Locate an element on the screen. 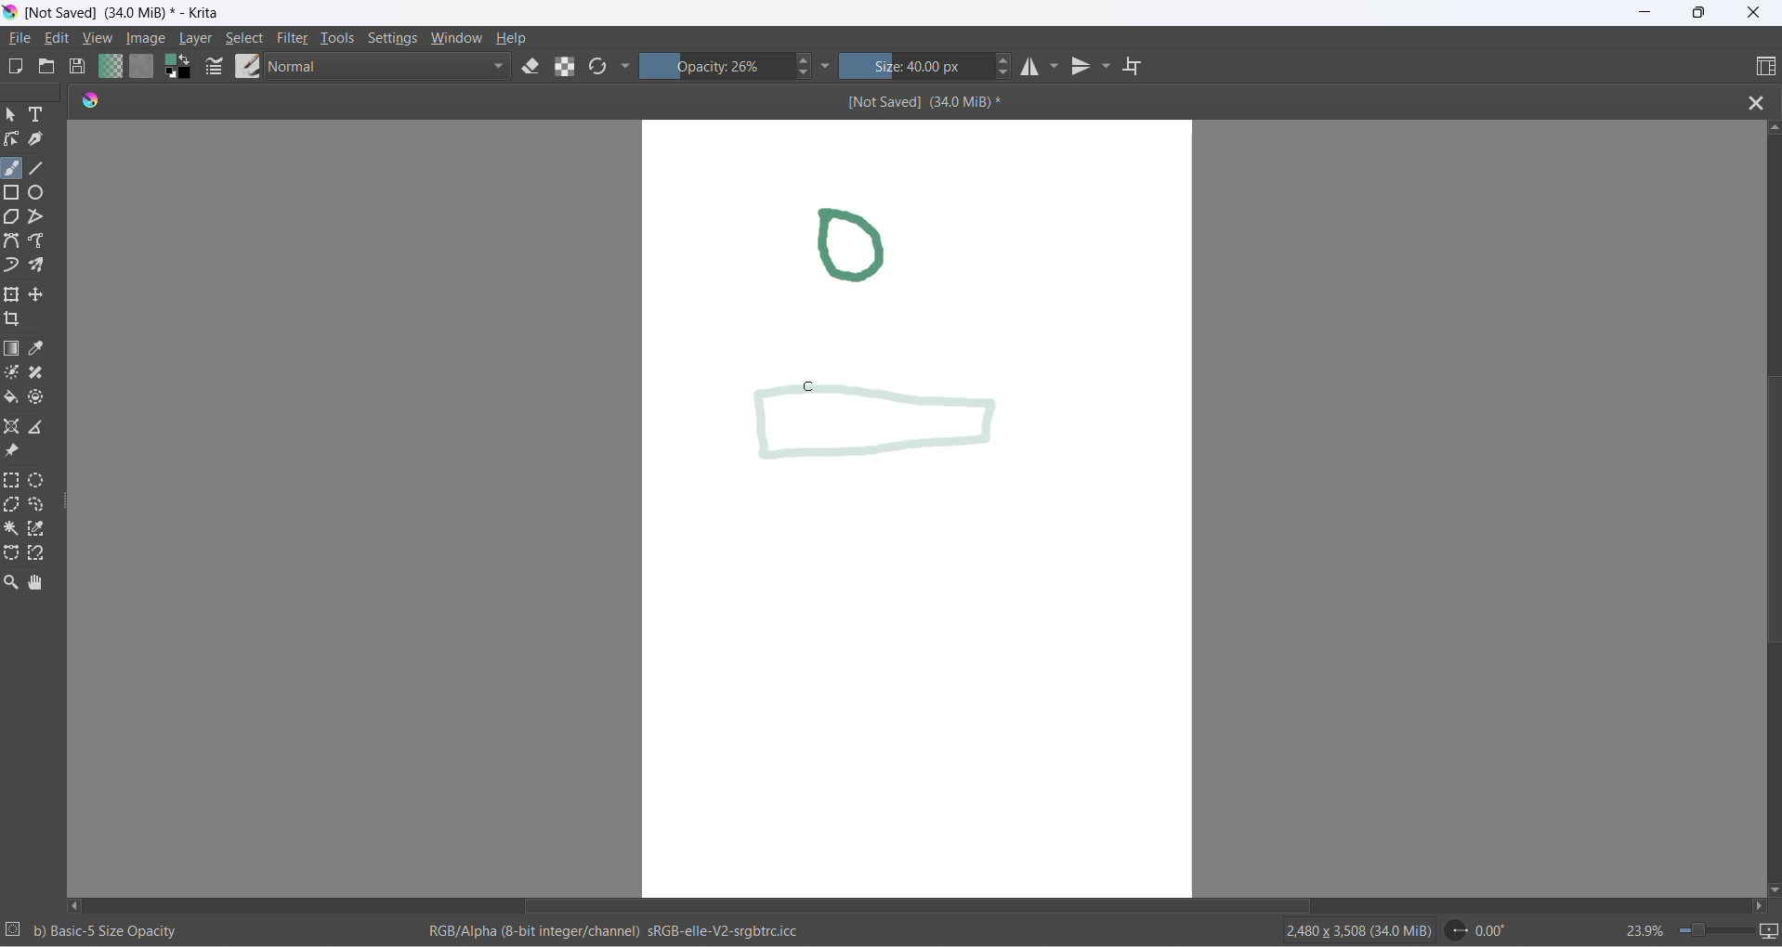  brush presets is located at coordinates (244, 68).